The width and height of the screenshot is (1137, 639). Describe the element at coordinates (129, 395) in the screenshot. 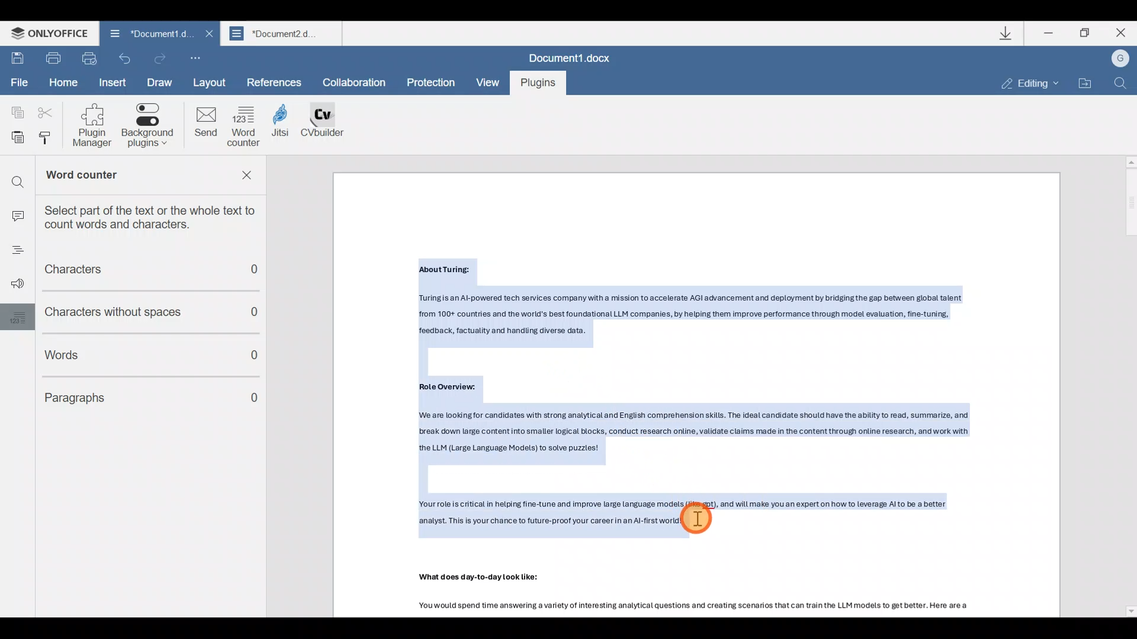

I see `Paragraphs count` at that location.